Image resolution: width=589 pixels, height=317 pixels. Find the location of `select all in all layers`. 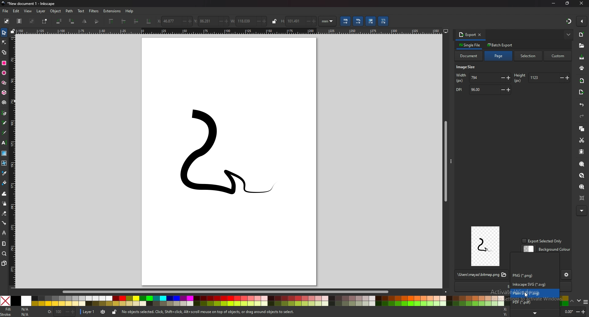

select all in all layers is located at coordinates (19, 21).